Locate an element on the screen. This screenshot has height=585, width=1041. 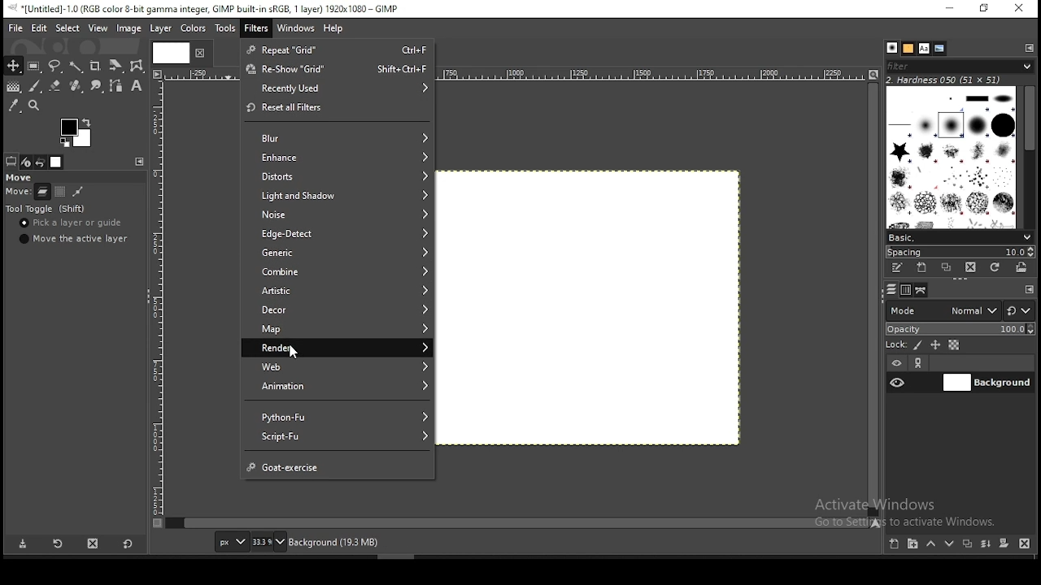
move tool is located at coordinates (13, 65).